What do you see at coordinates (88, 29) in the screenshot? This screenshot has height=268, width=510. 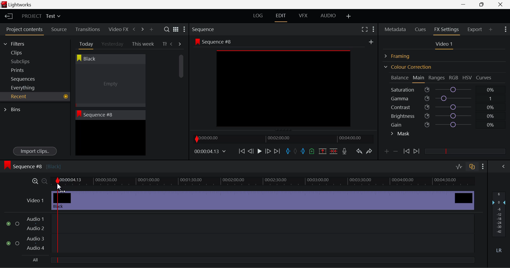 I see `Transitions` at bounding box center [88, 29].